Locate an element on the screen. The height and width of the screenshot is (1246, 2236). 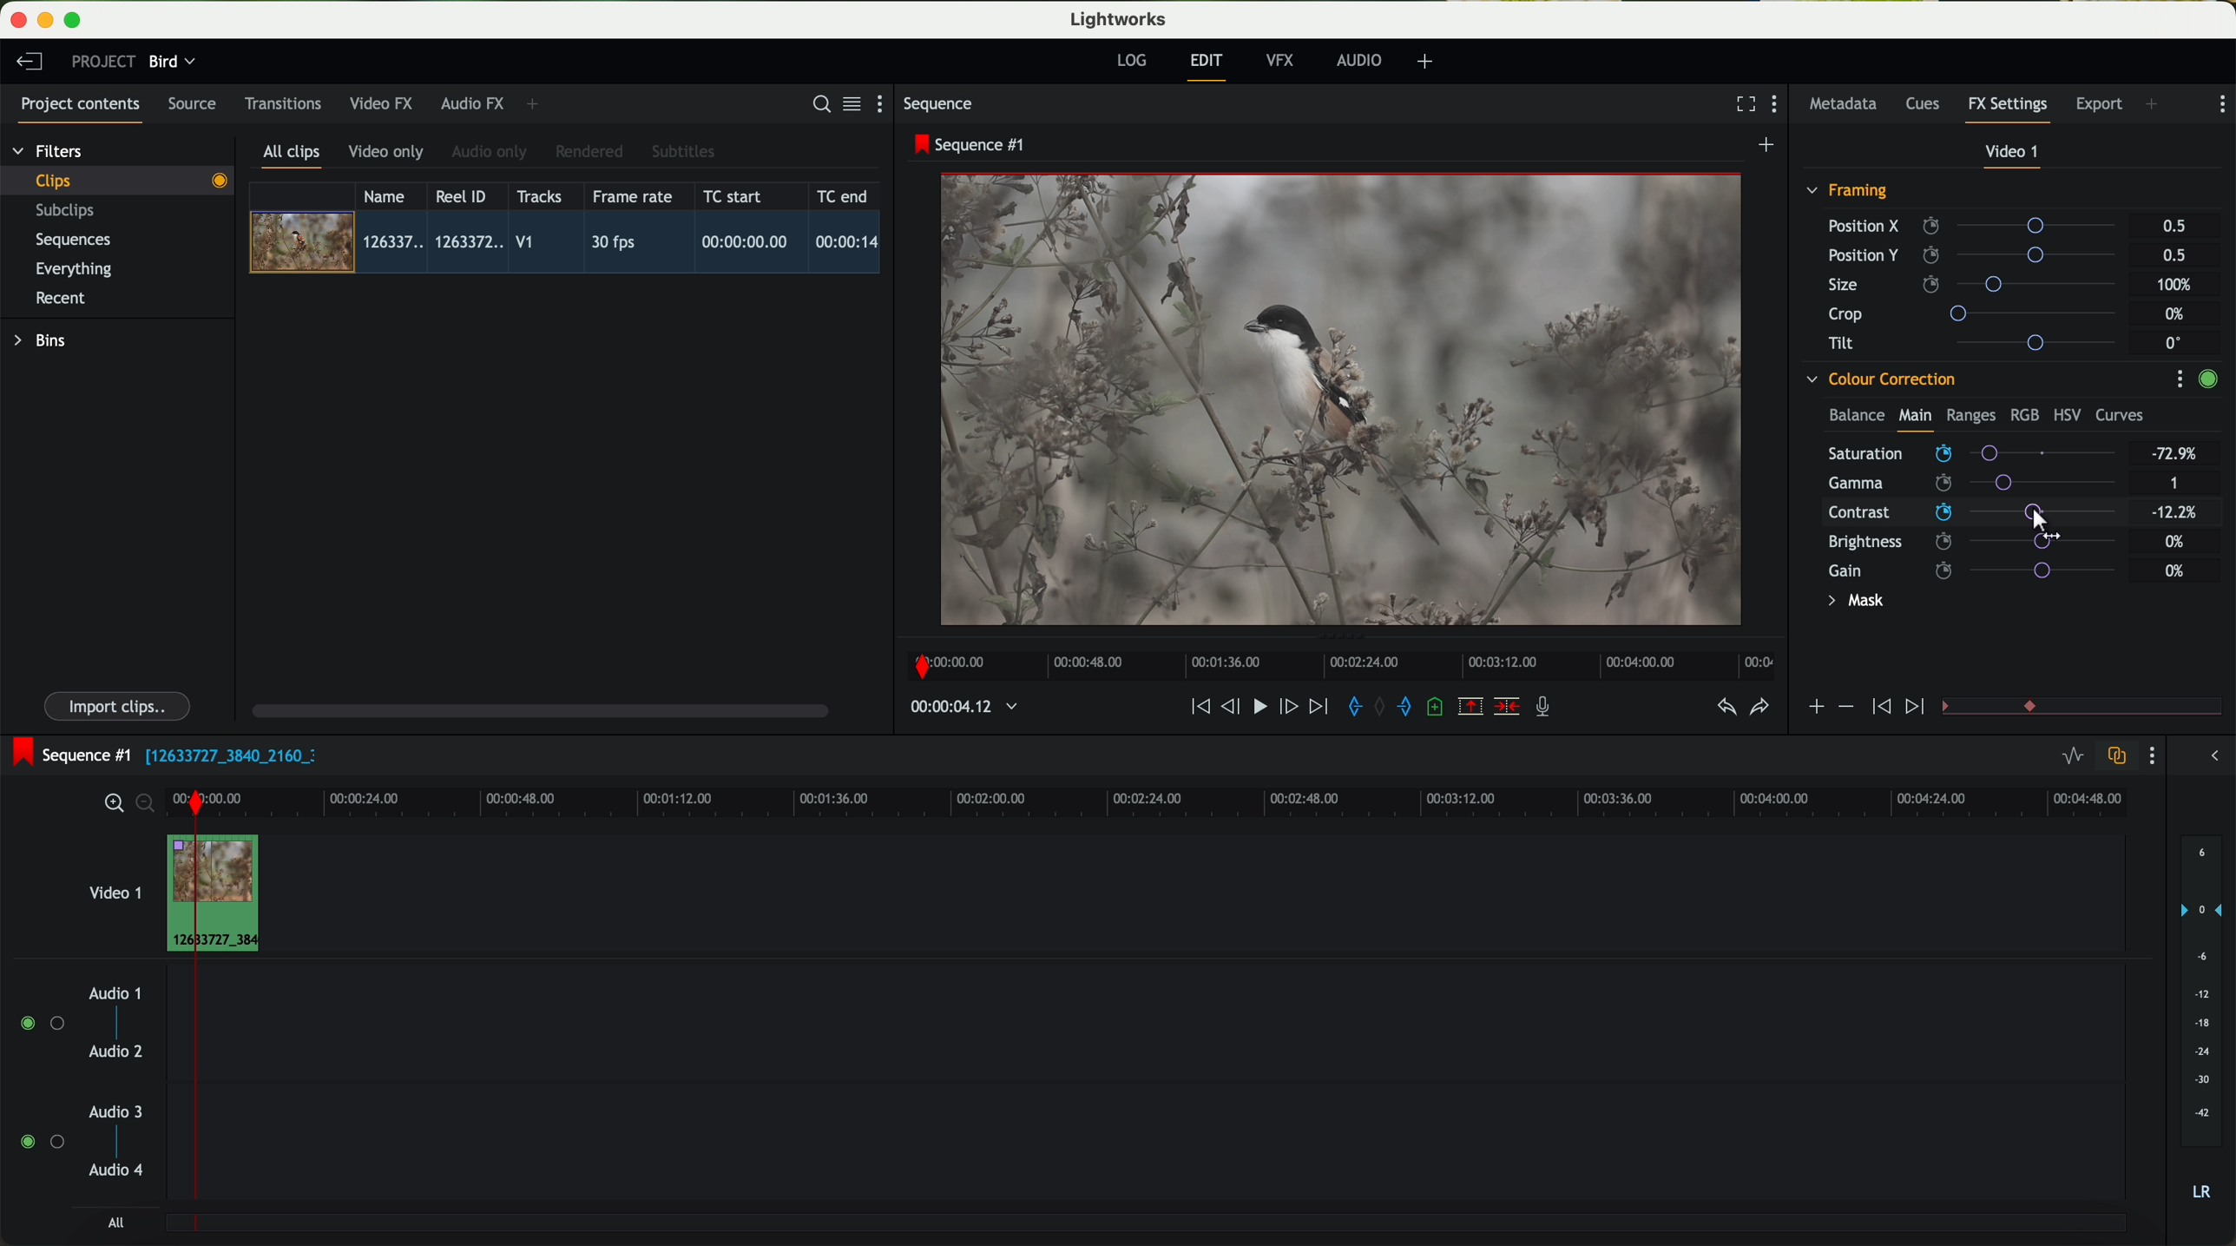
mouse up (saturation) is located at coordinates (1970, 450).